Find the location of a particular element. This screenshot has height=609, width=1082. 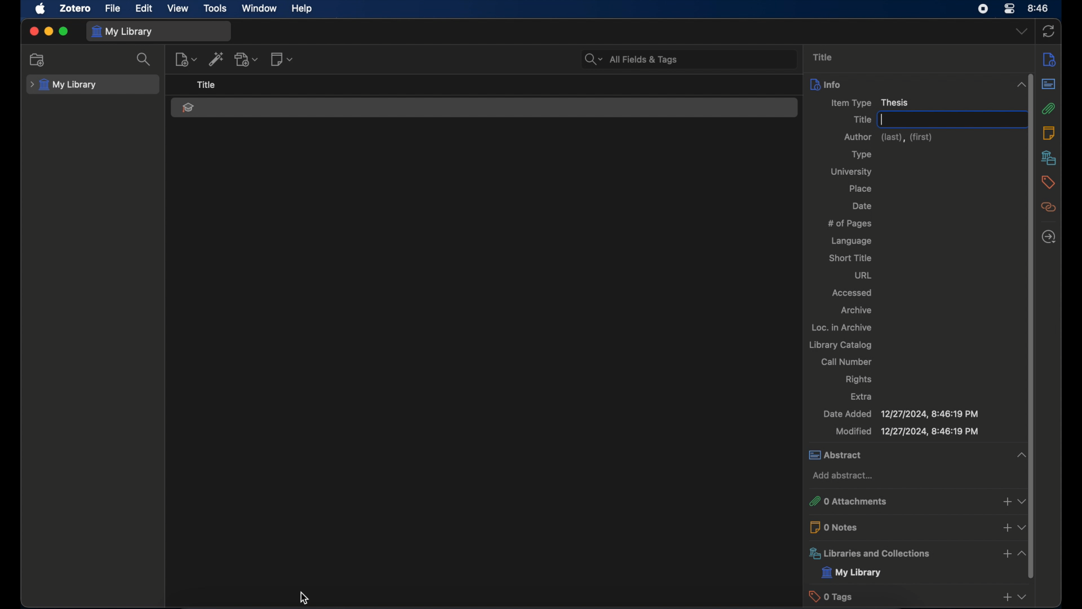

dropdown is located at coordinates (1023, 527).